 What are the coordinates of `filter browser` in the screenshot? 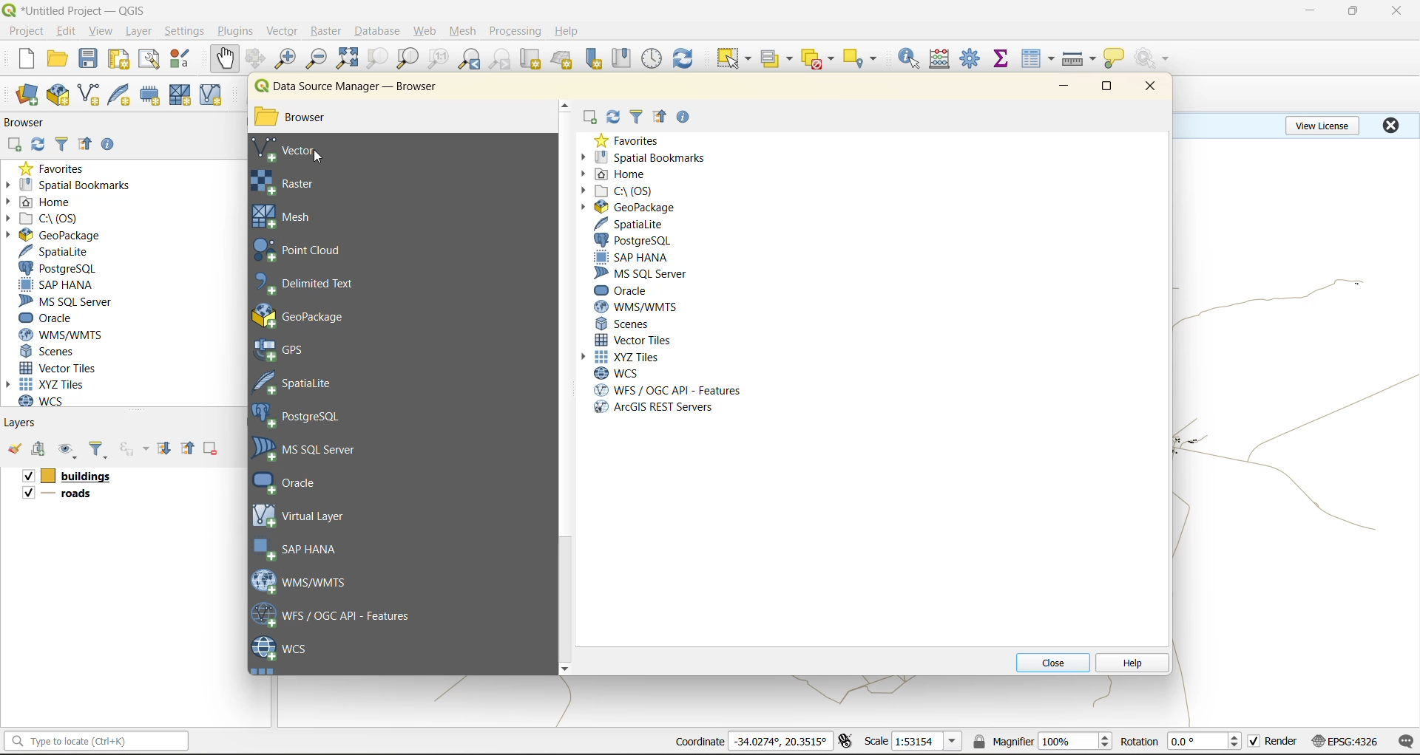 It's located at (638, 118).